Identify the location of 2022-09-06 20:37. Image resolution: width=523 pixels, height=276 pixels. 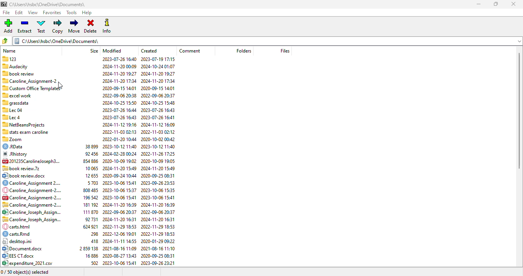
(157, 212).